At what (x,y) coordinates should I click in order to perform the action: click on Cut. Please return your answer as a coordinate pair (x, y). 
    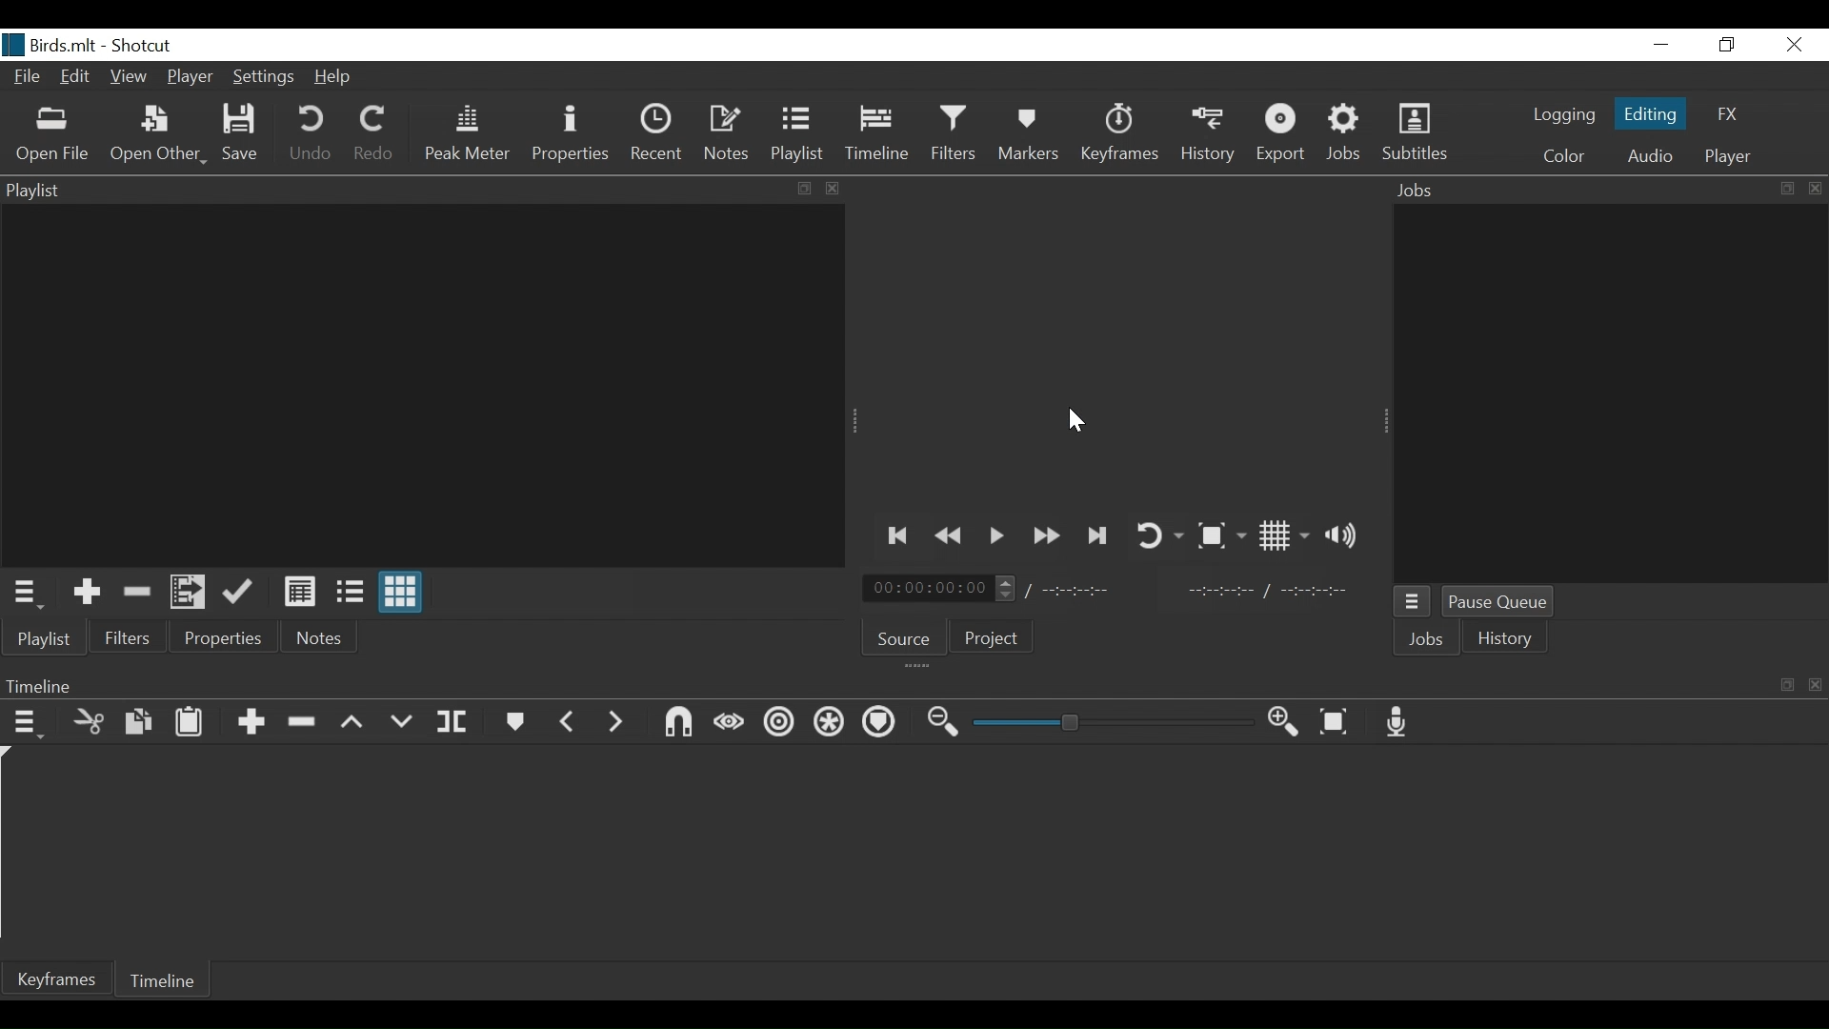
    Looking at the image, I should click on (90, 720).